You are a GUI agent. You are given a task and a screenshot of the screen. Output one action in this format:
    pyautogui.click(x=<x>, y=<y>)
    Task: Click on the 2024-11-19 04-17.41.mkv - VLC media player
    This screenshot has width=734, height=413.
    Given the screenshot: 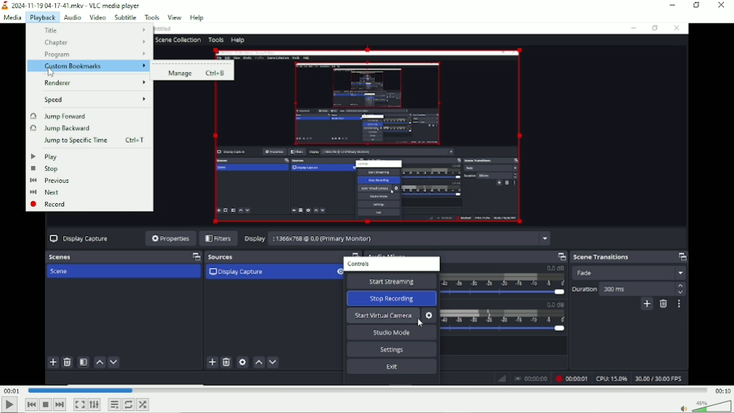 What is the action you would take?
    pyautogui.click(x=72, y=5)
    